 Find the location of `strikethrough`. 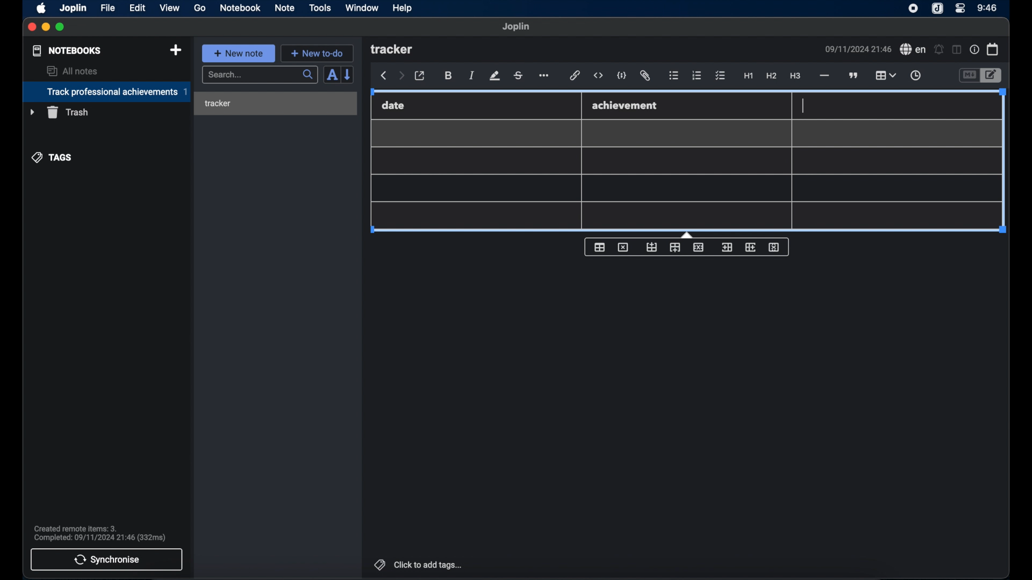

strikethrough is located at coordinates (519, 75).